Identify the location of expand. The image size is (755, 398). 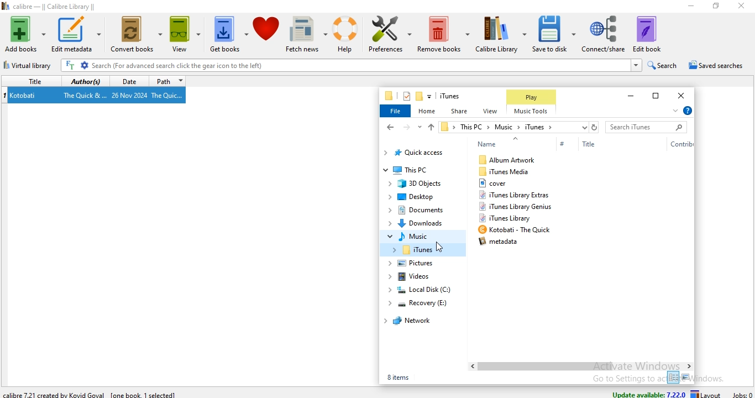
(673, 112).